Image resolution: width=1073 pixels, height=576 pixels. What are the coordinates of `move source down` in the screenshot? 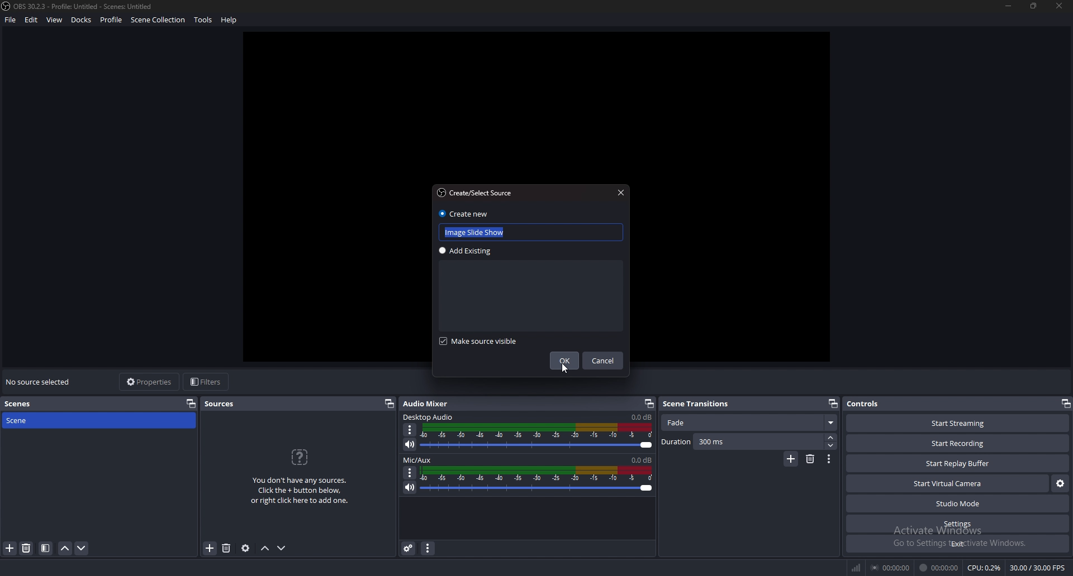 It's located at (282, 548).